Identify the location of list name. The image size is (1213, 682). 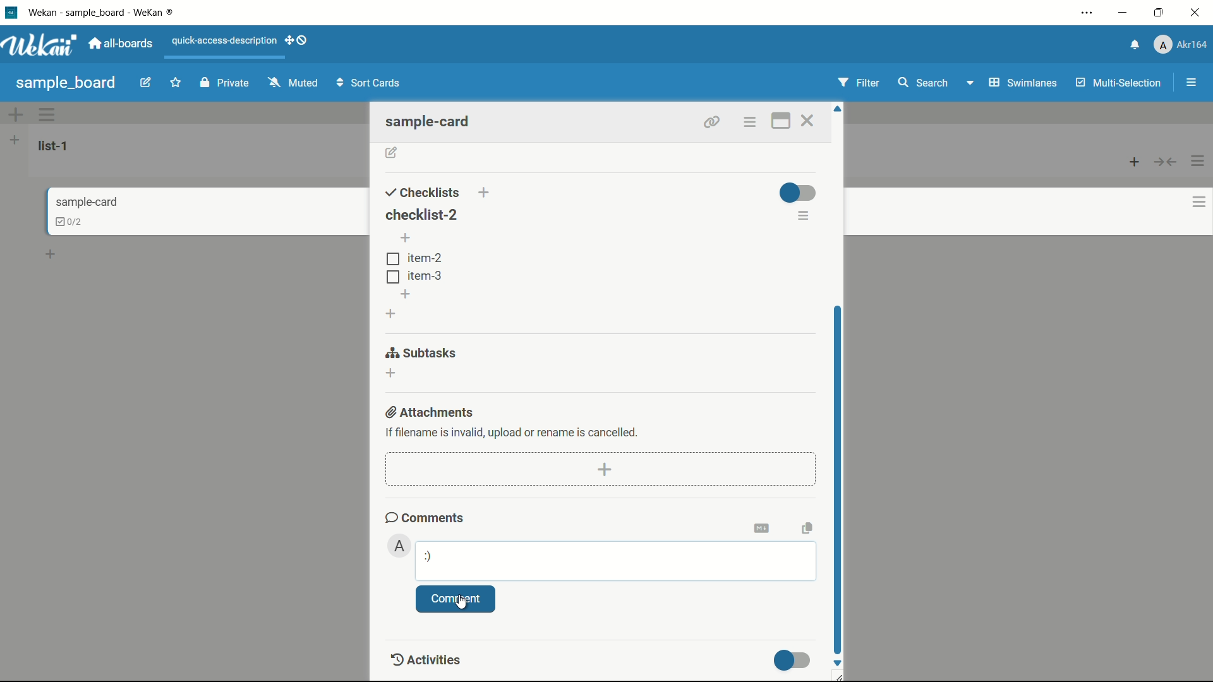
(56, 146).